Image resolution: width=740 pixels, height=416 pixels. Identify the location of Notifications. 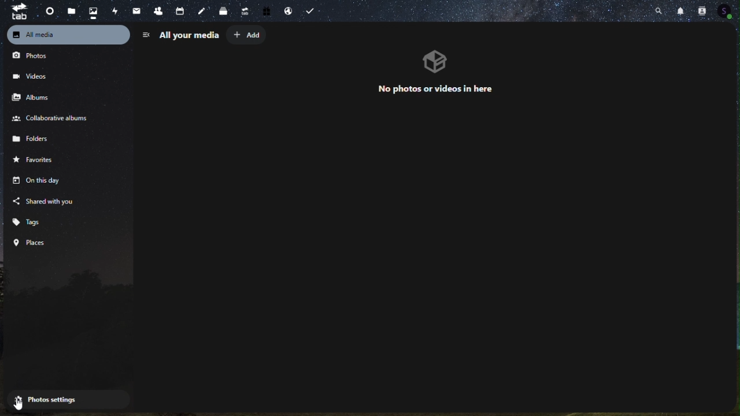
(682, 9).